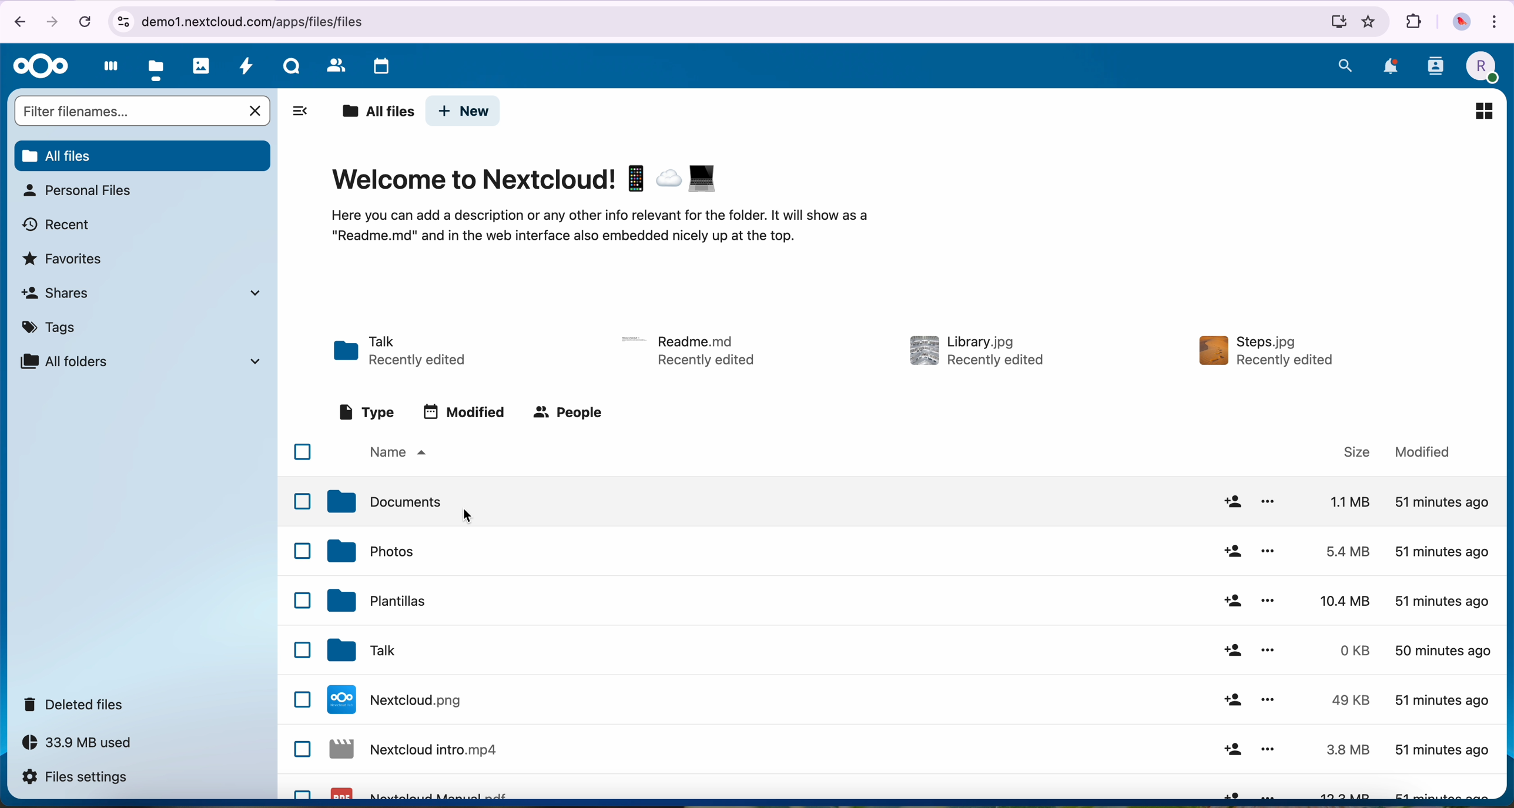 This screenshot has width=1514, height=808. What do you see at coordinates (202, 66) in the screenshot?
I see `photos` at bounding box center [202, 66].